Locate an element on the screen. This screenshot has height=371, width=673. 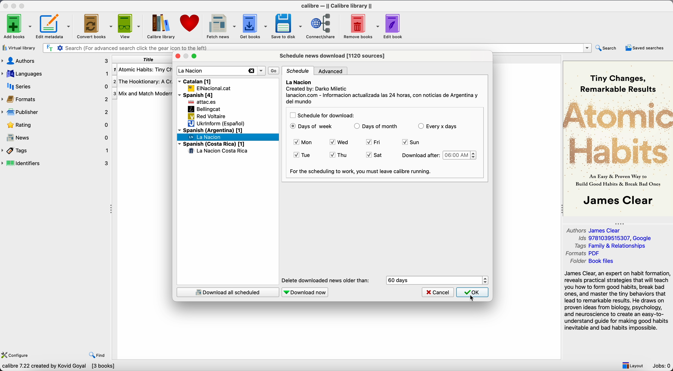
identifiers is located at coordinates (56, 163).